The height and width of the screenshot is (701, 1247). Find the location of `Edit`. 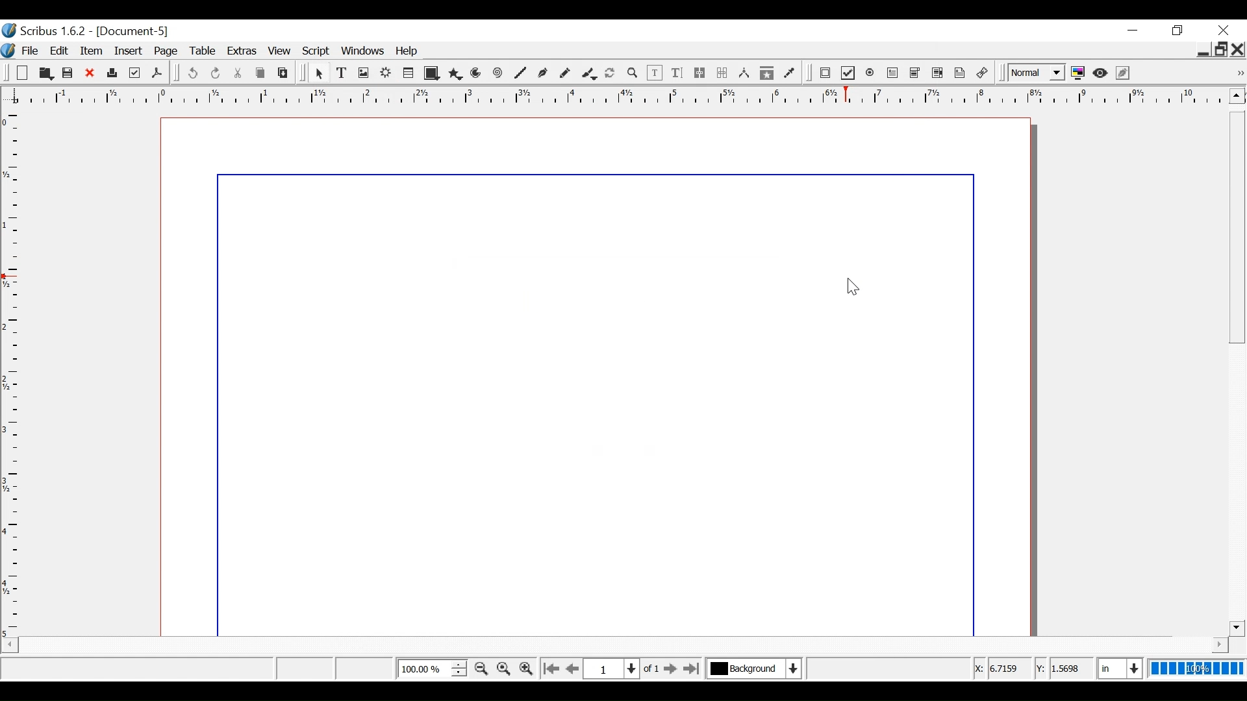

Edit is located at coordinates (60, 51).